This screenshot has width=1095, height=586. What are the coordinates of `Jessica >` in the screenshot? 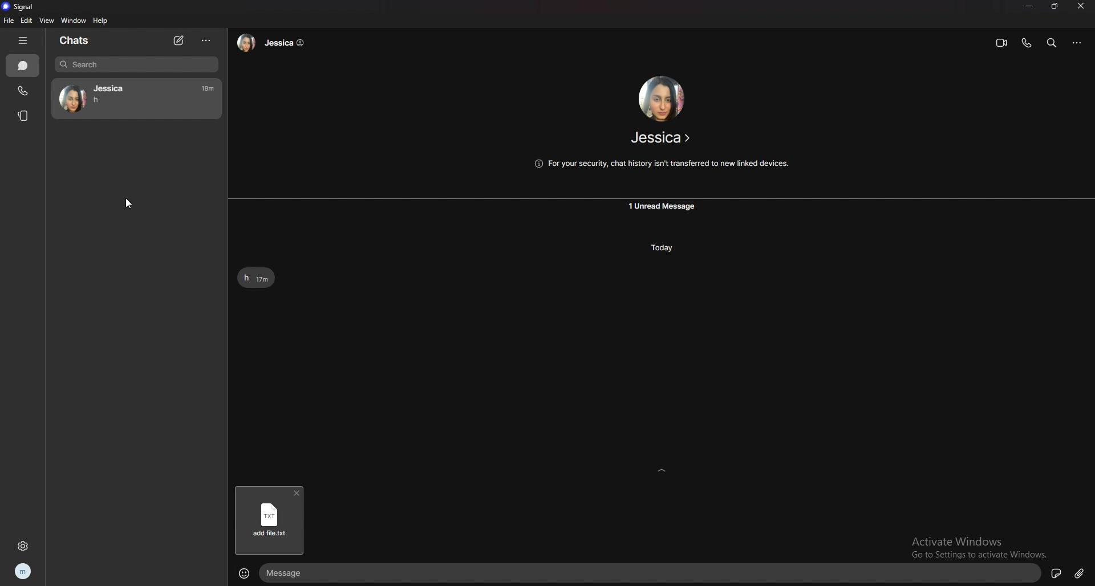 It's located at (661, 138).